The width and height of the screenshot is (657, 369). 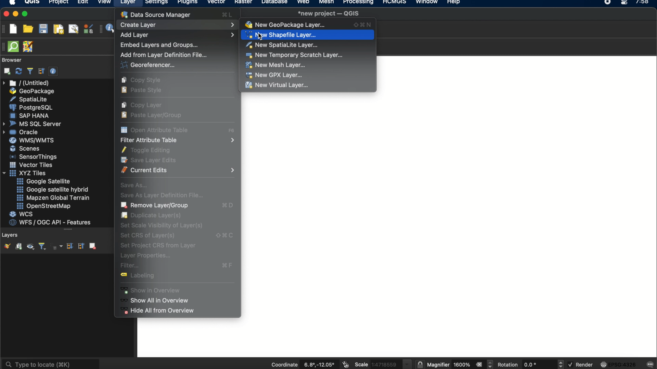 I want to click on set crs of layers, so click(x=179, y=236).